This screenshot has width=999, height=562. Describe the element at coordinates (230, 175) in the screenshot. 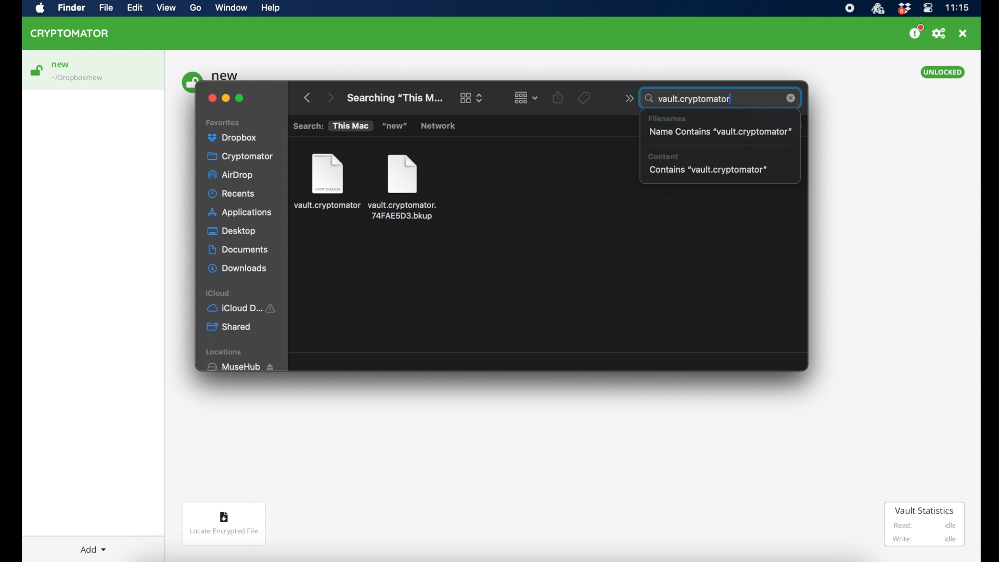

I see `airdrop` at that location.